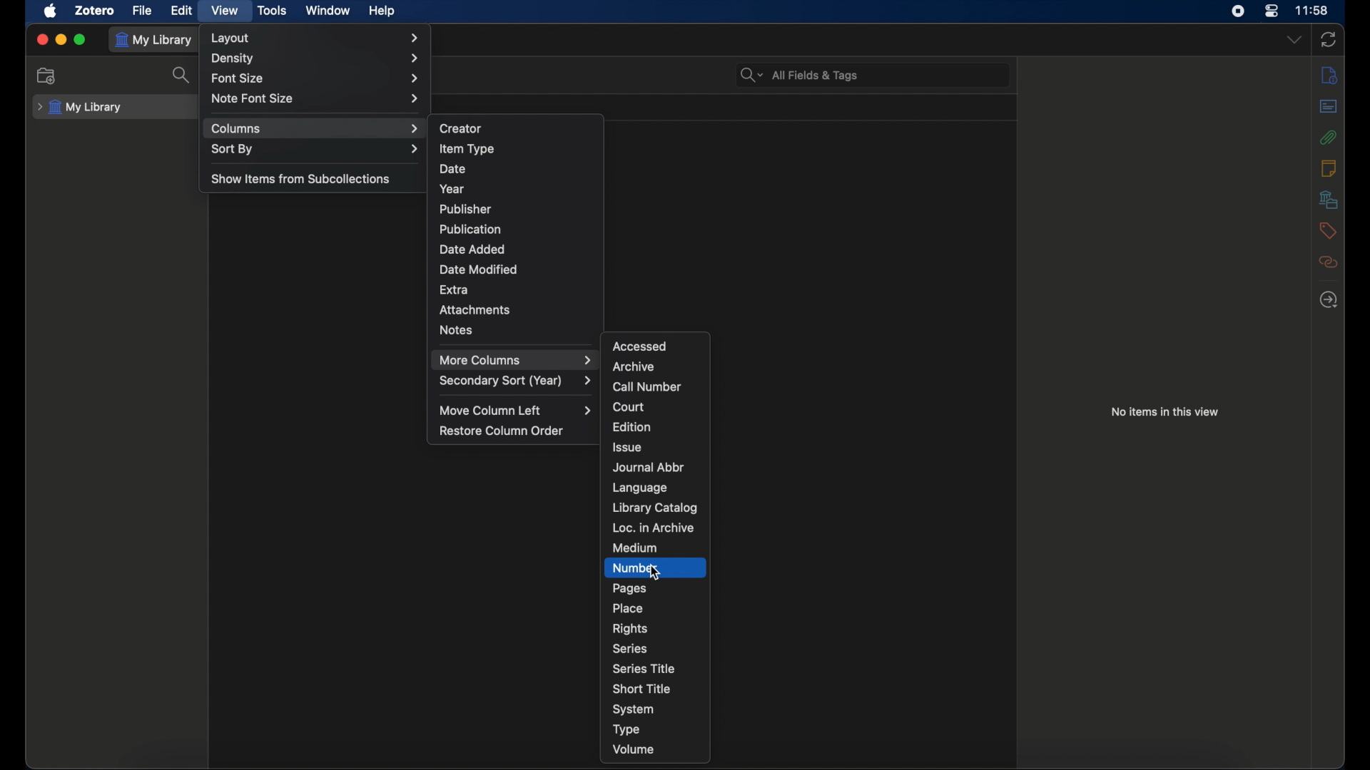  I want to click on library catalog, so click(656, 508).